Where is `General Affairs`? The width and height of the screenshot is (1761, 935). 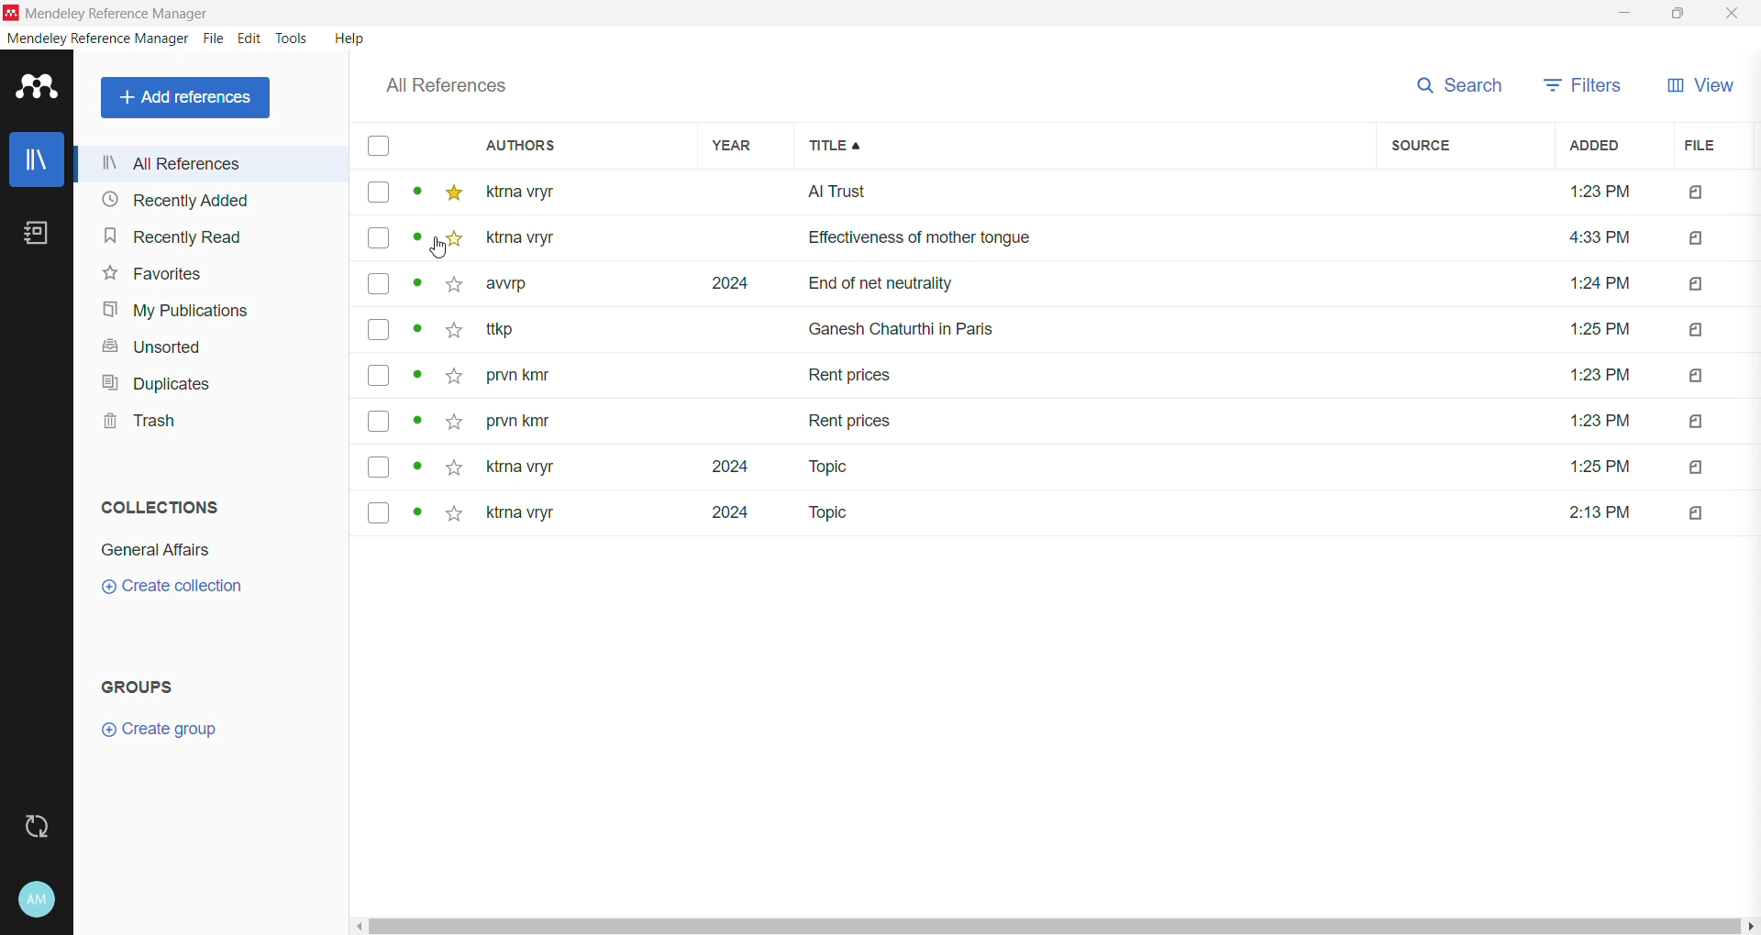 General Affairs is located at coordinates (156, 550).